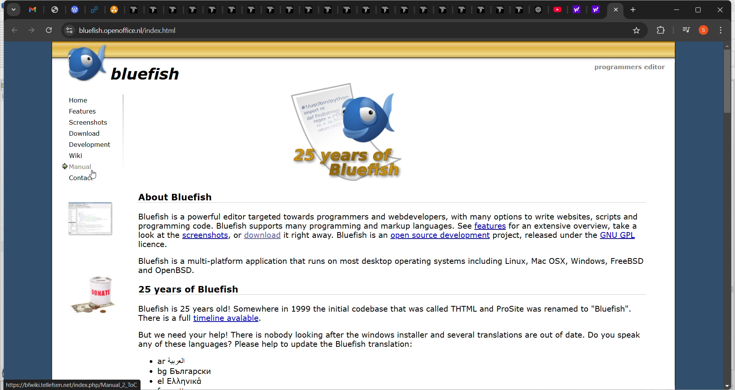 Image resolution: width=735 pixels, height=390 pixels. Describe the element at coordinates (639, 30) in the screenshot. I see `bookmark` at that location.